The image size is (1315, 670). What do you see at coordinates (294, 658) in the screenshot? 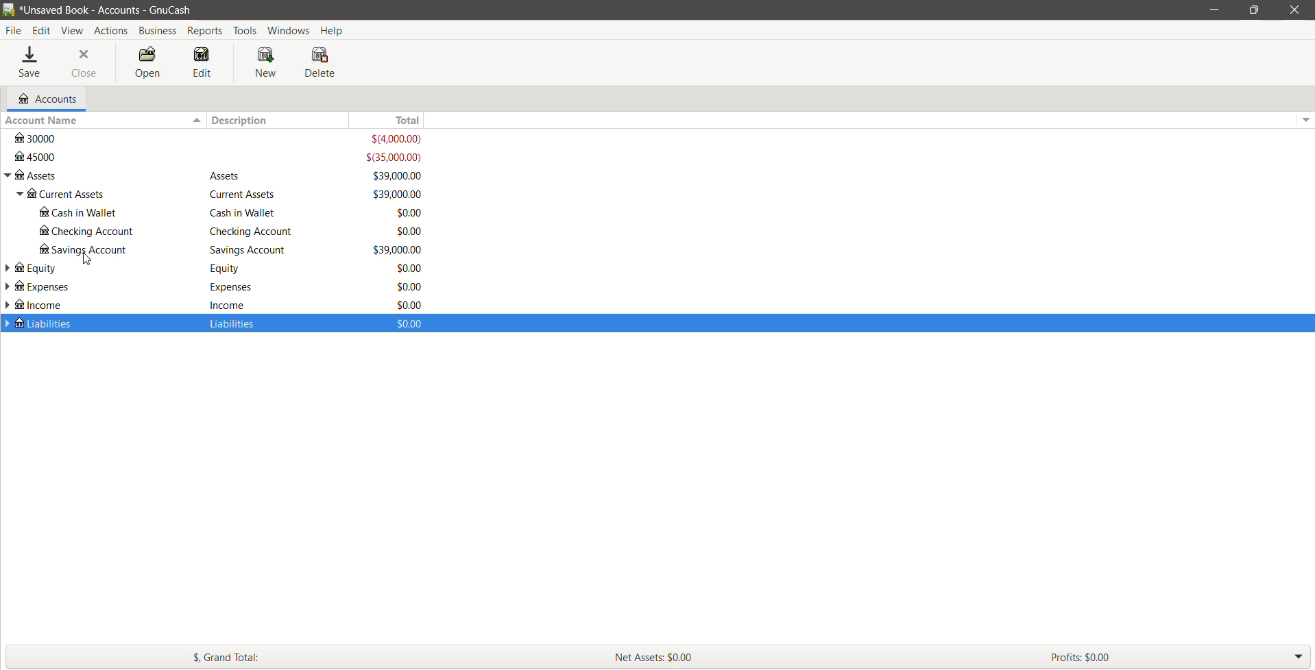
I see `Grand Total` at bounding box center [294, 658].